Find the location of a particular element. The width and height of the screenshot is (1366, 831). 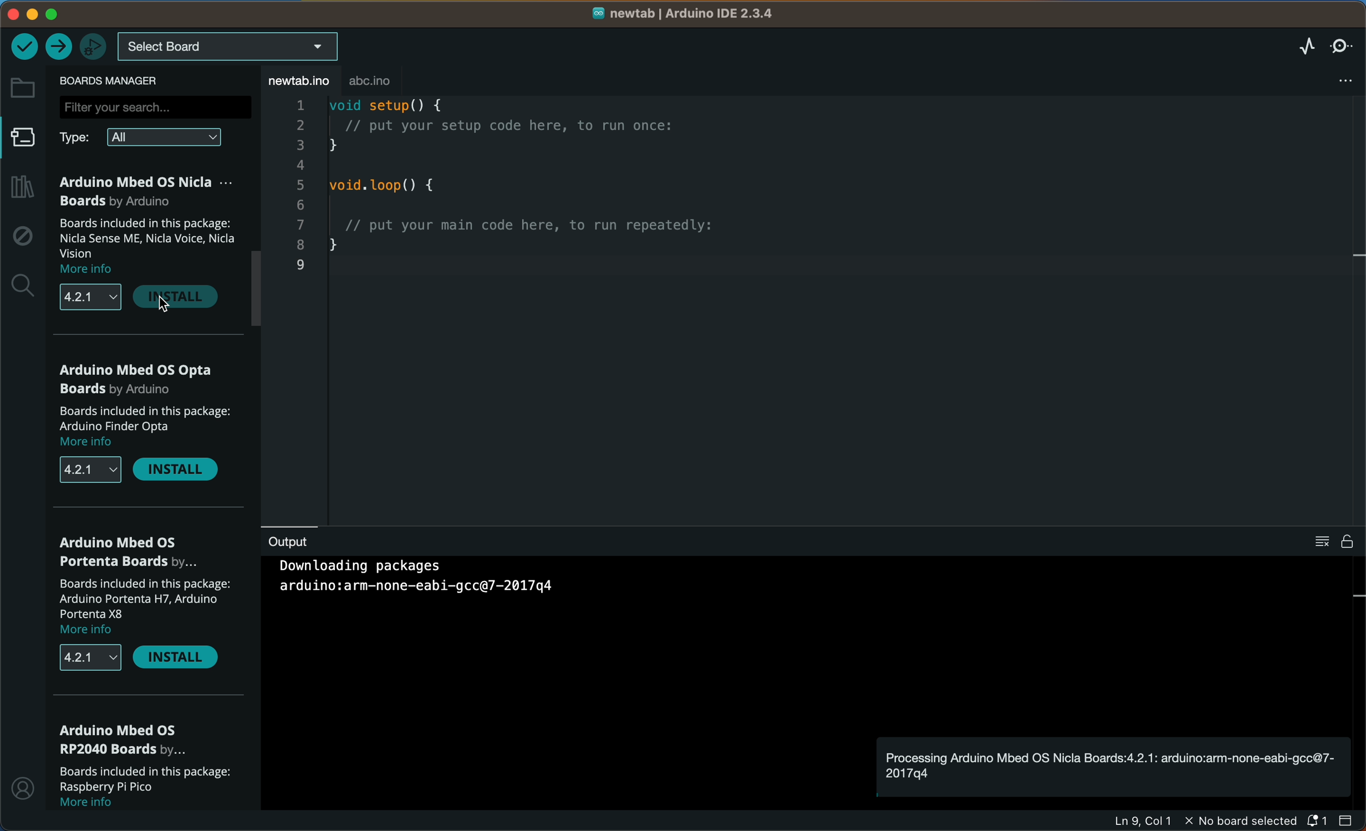

more info is located at coordinates (97, 444).